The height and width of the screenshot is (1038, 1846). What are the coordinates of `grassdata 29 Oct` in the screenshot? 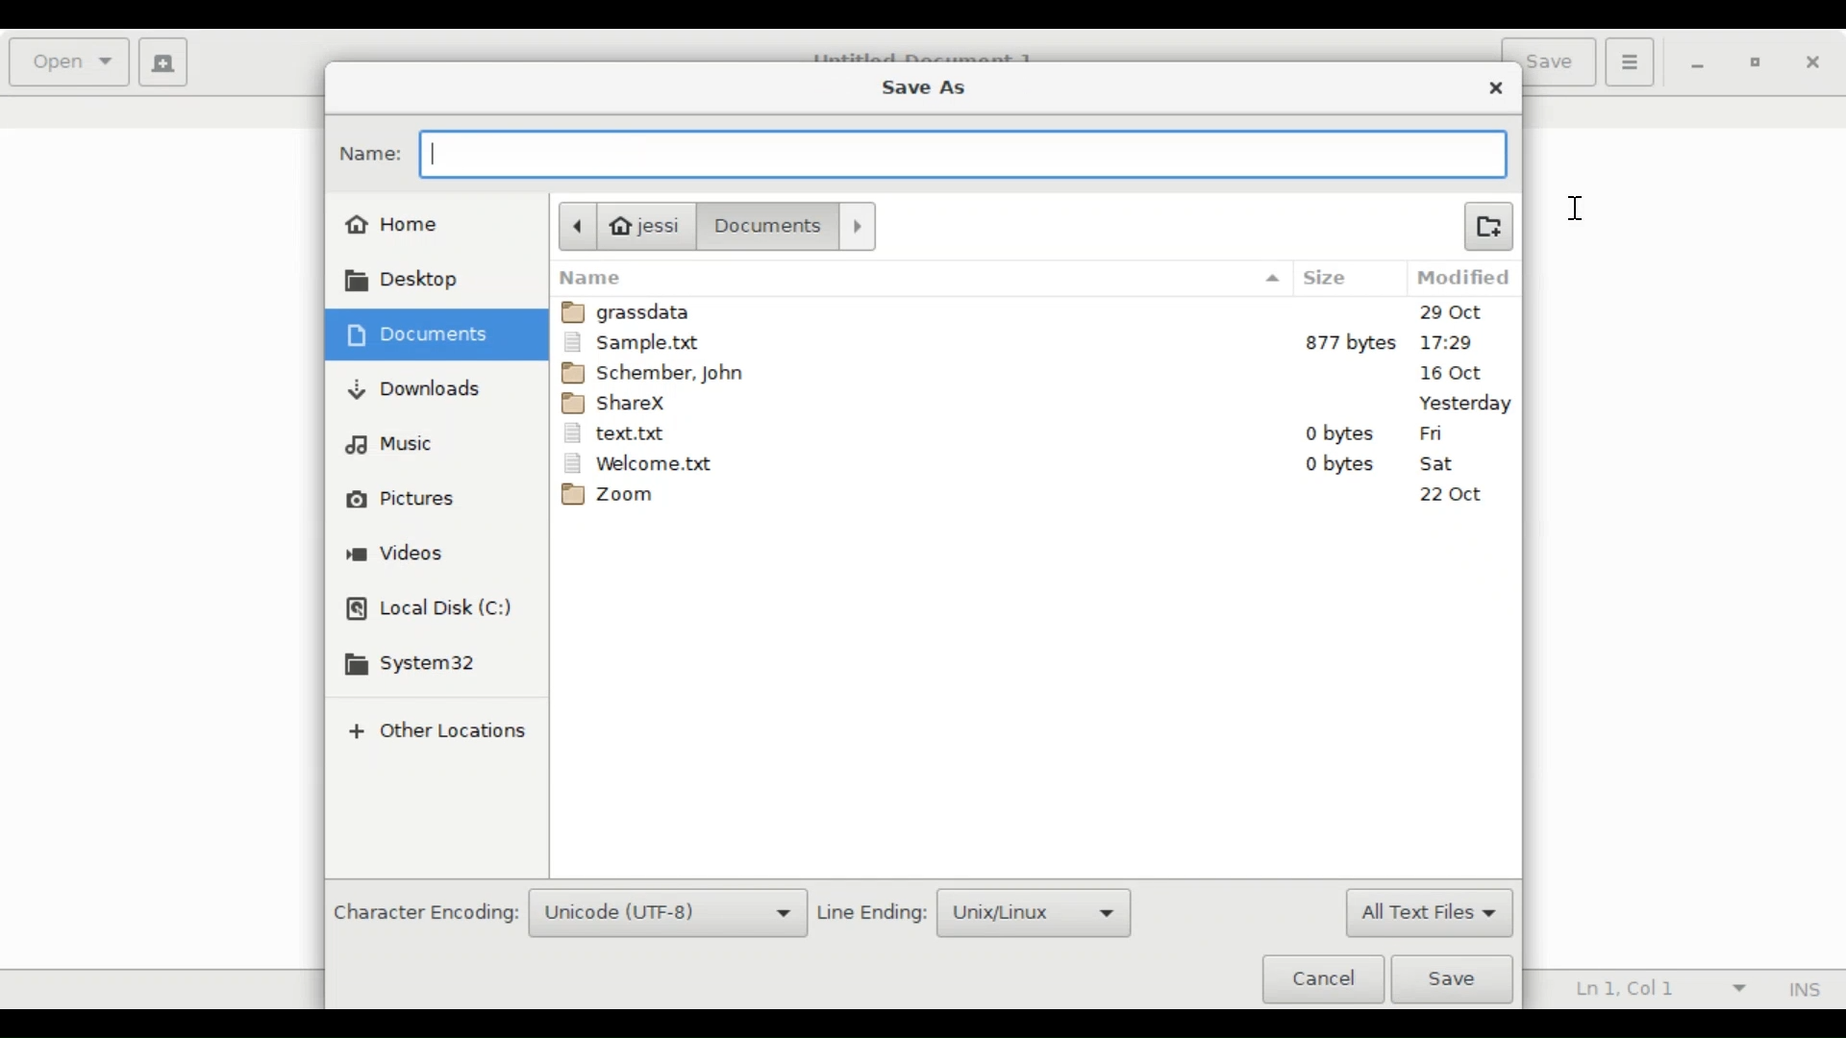 It's located at (1037, 312).